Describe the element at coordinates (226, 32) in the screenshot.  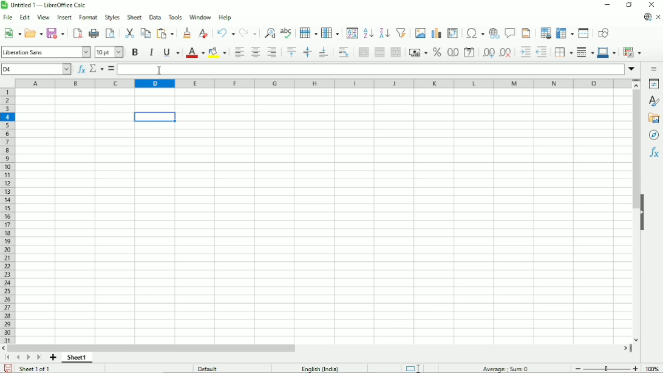
I see `Undo` at that location.